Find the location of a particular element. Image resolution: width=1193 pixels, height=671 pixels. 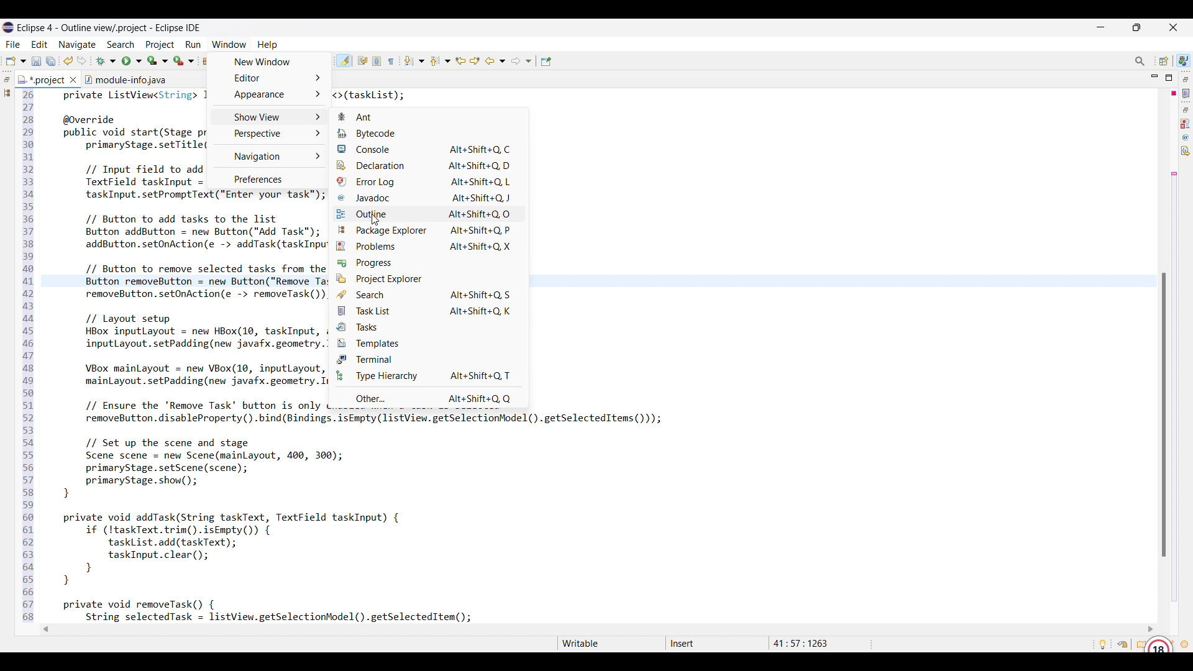

Project menu is located at coordinates (161, 45).